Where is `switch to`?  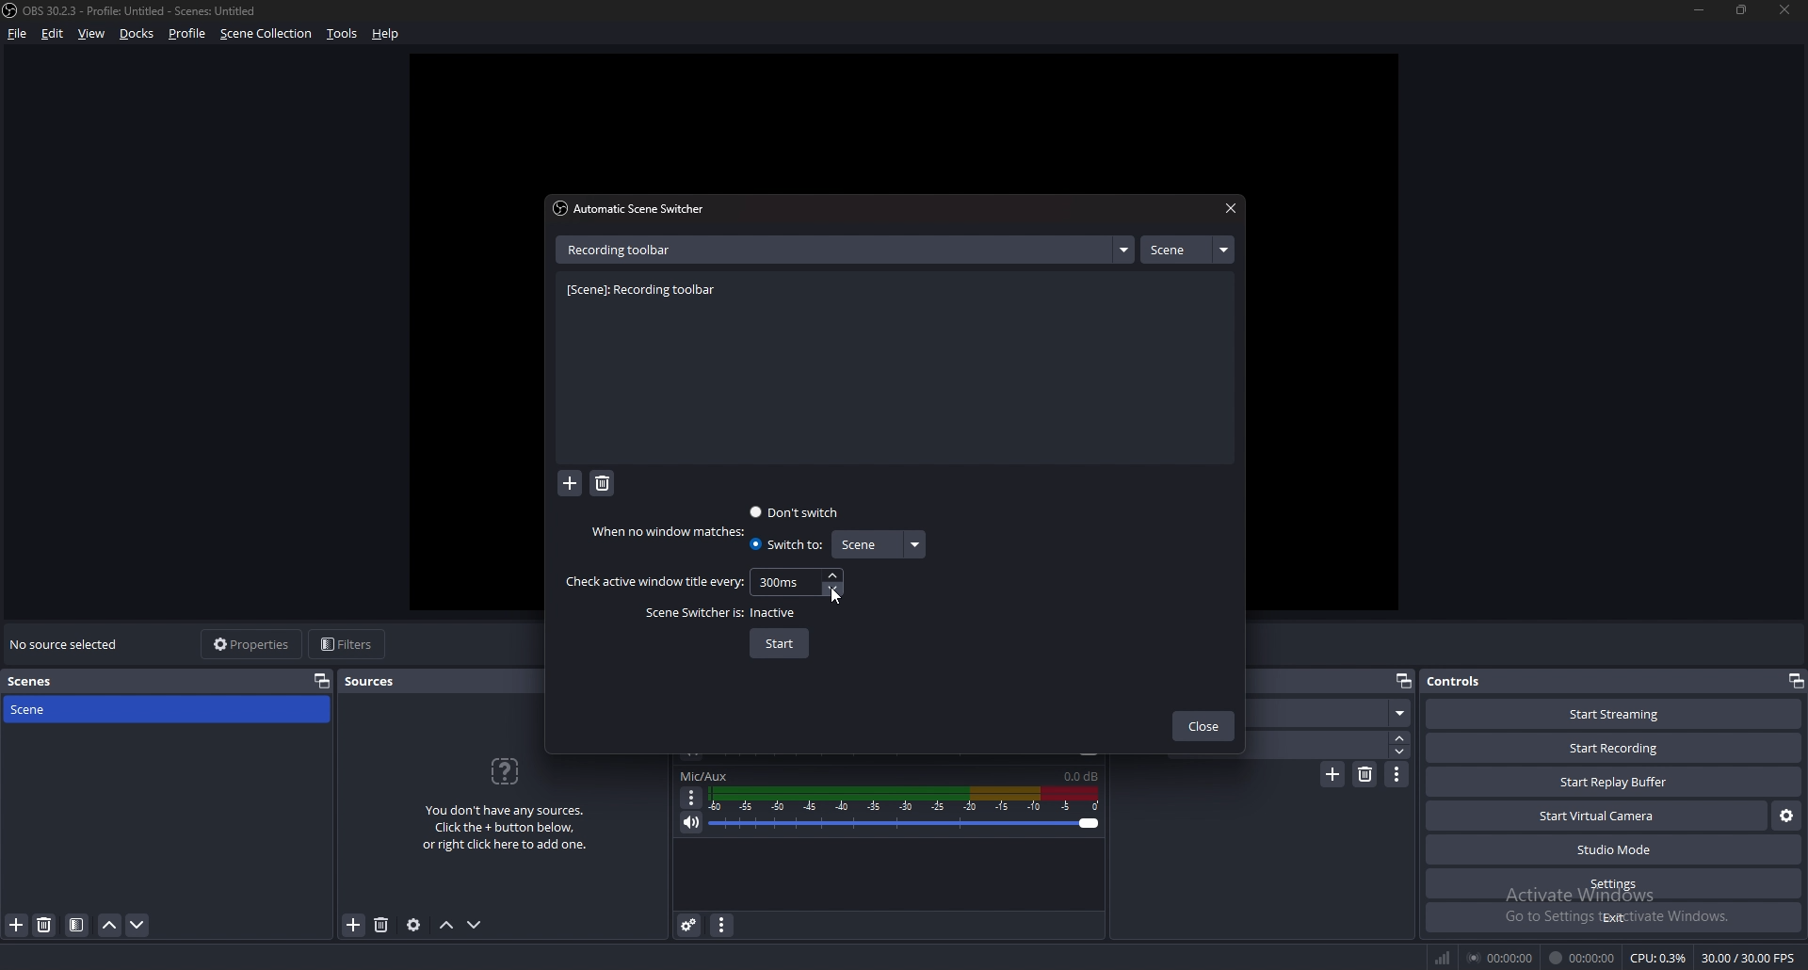
switch to is located at coordinates (785, 544).